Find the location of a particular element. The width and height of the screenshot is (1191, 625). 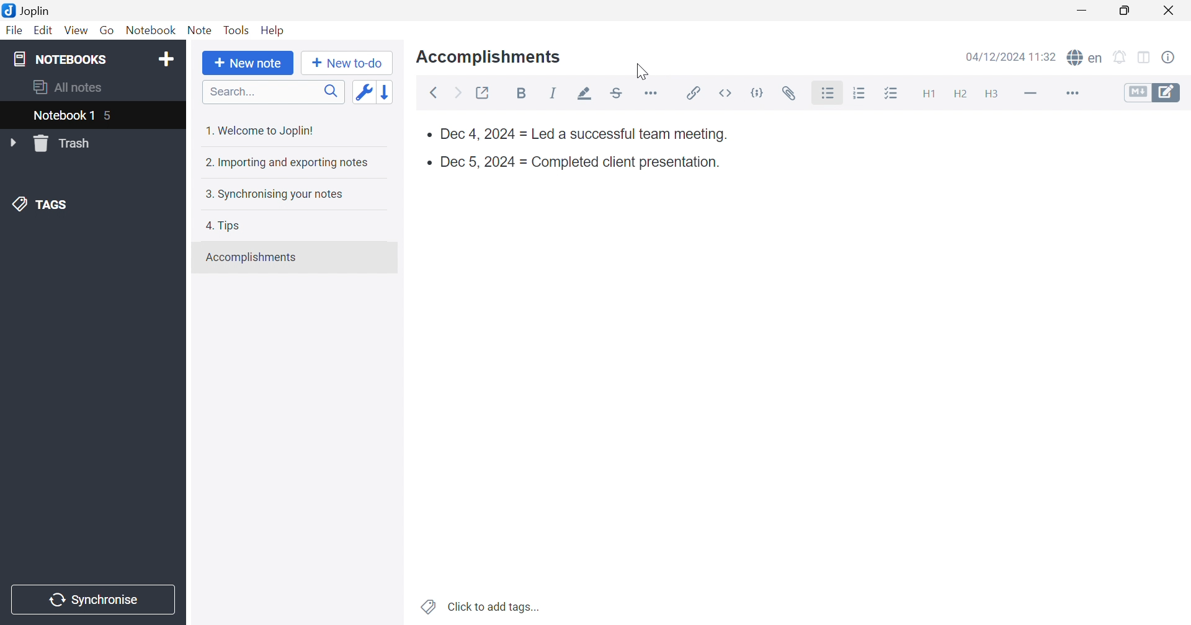

Dec 4, 2024 = Led a successful team meeting is located at coordinates (581, 135).